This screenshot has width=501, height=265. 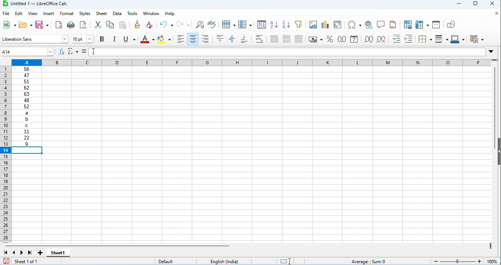 I want to click on format as date, so click(x=354, y=39).